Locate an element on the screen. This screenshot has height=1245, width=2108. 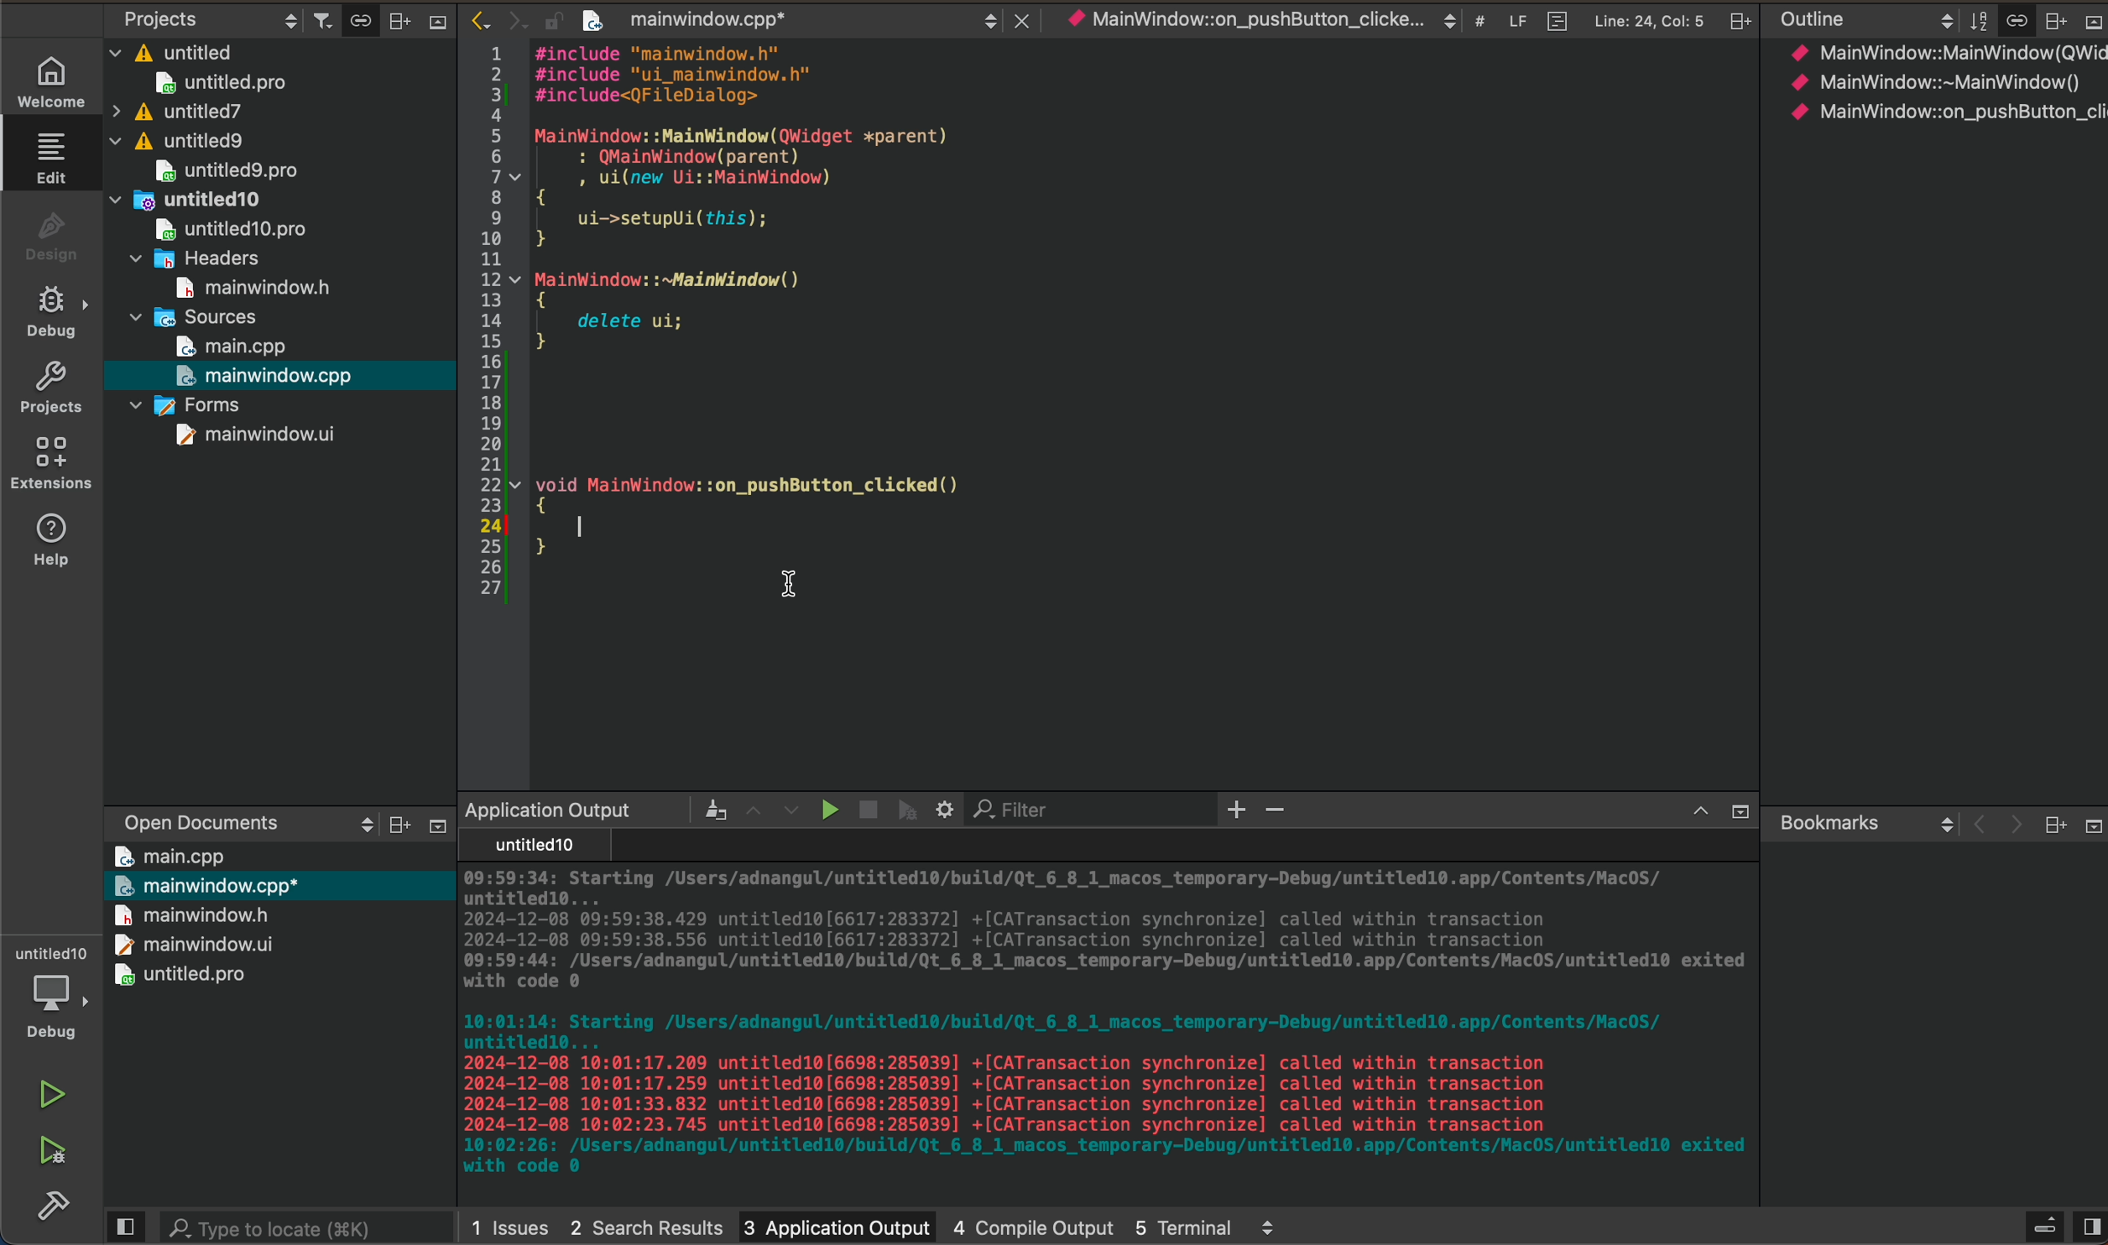
2 search results is located at coordinates (645, 1222).